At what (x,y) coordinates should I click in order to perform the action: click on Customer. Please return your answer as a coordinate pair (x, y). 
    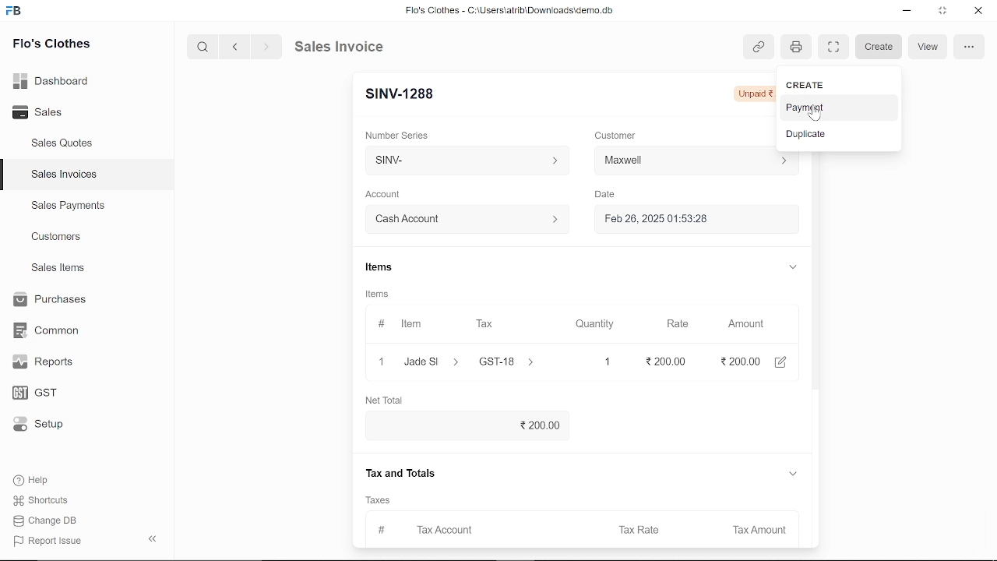
    Looking at the image, I should click on (698, 163).